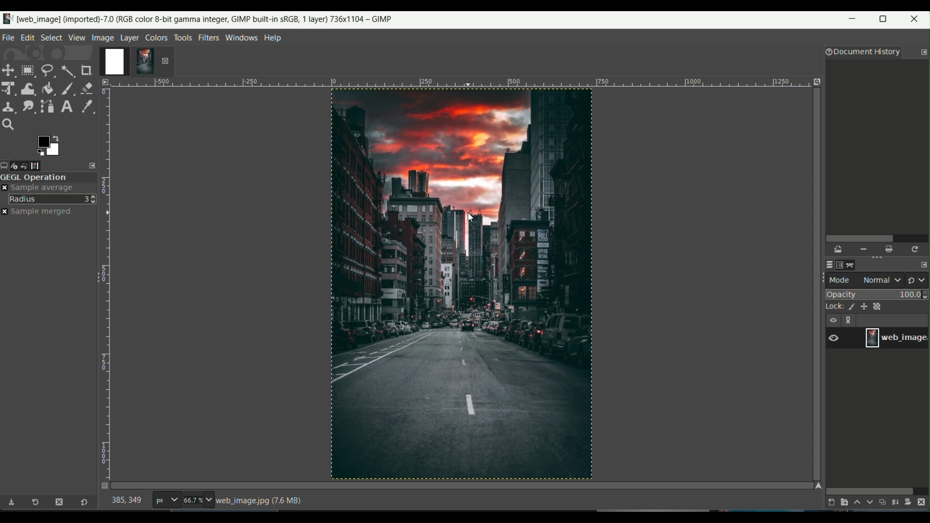  What do you see at coordinates (11, 125) in the screenshot?
I see `zoom tool` at bounding box center [11, 125].